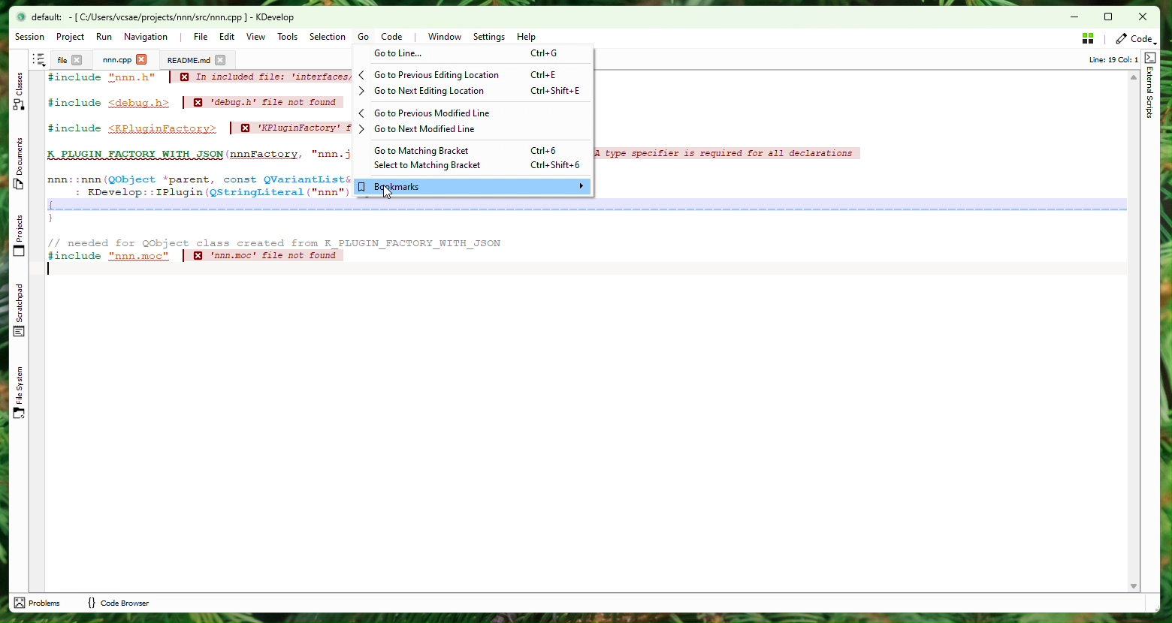 The width and height of the screenshot is (1172, 623). I want to click on Close, so click(1144, 17).